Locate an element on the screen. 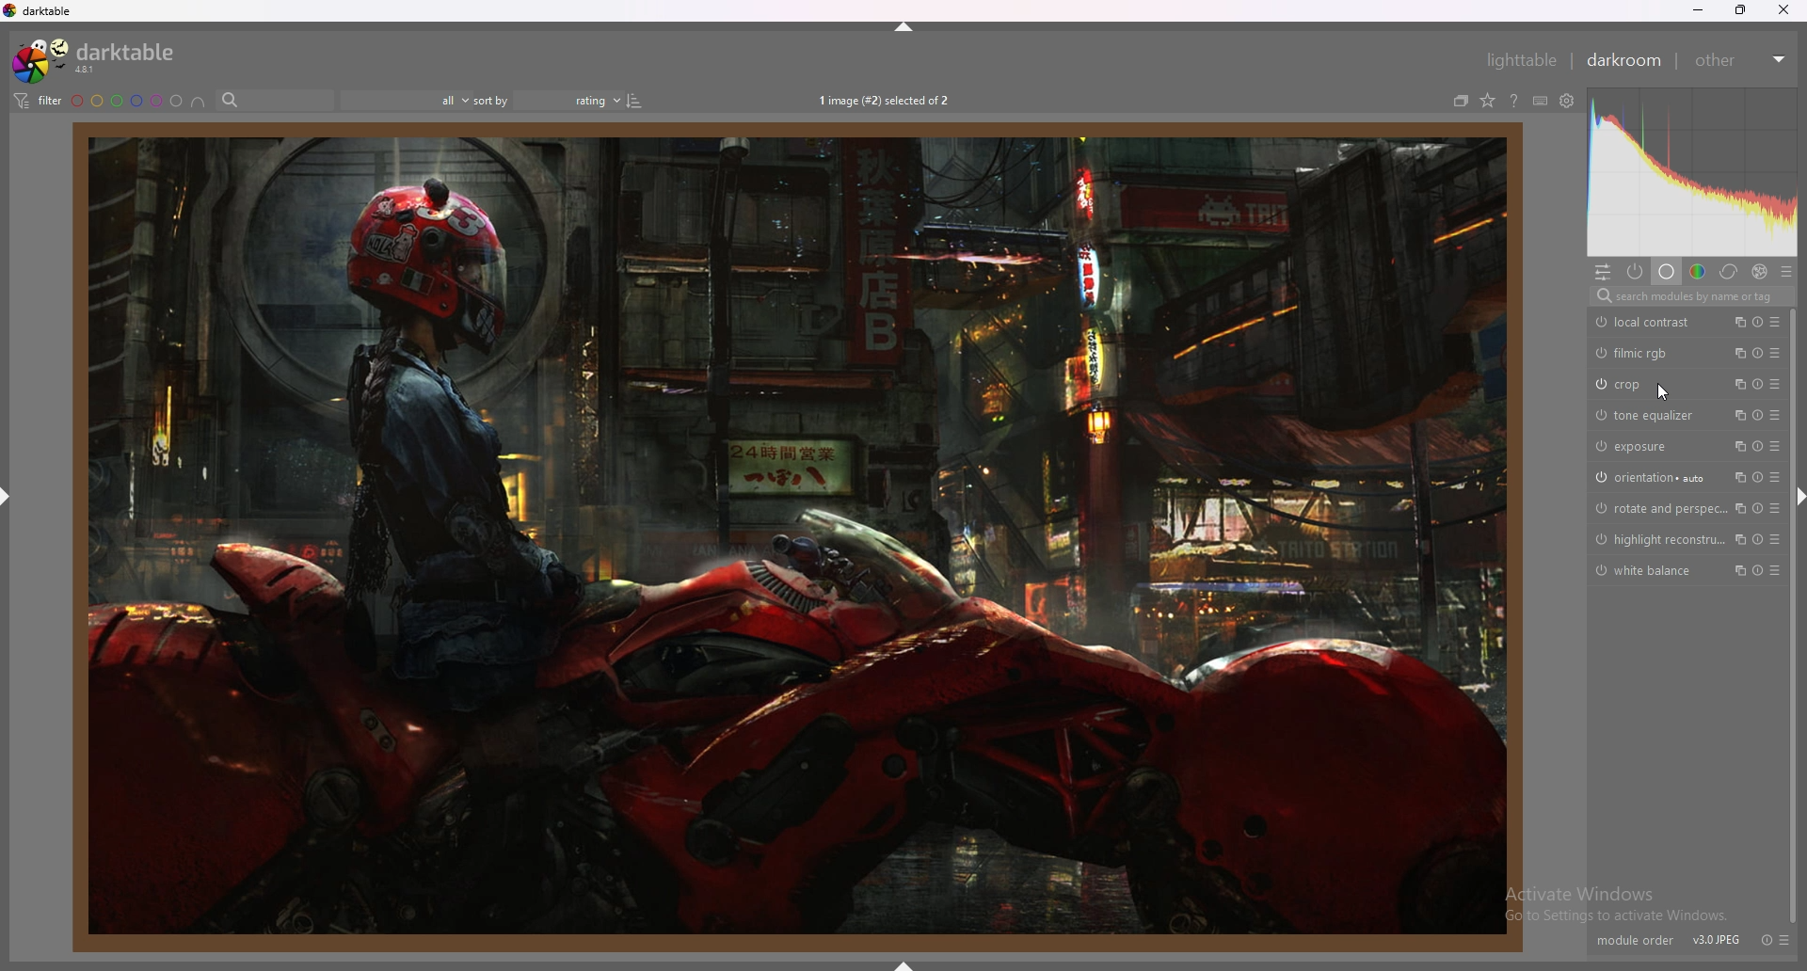 The image size is (1807, 971). reset is located at coordinates (1760, 353).